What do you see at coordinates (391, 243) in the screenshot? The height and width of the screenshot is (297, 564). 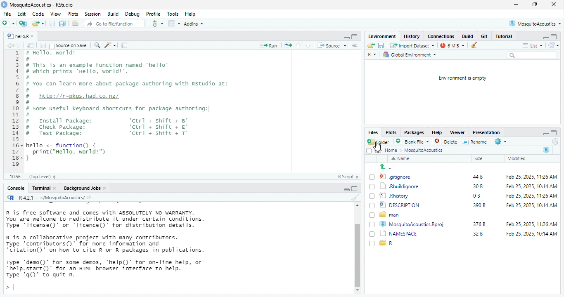 I see `r` at bounding box center [391, 243].